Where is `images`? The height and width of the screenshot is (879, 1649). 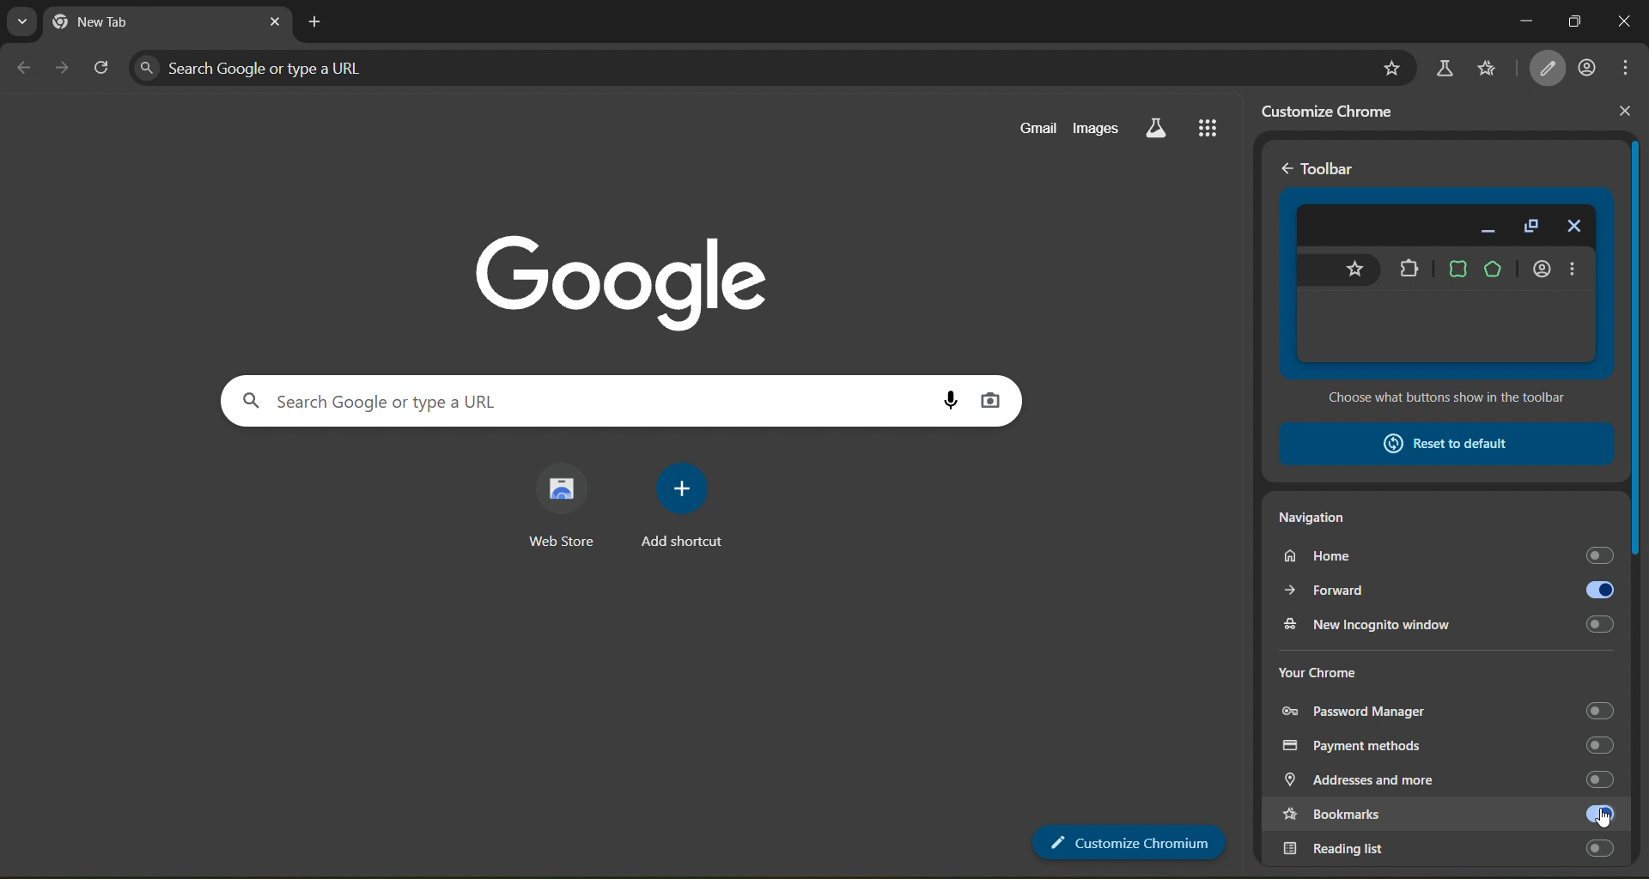
images is located at coordinates (1098, 130).